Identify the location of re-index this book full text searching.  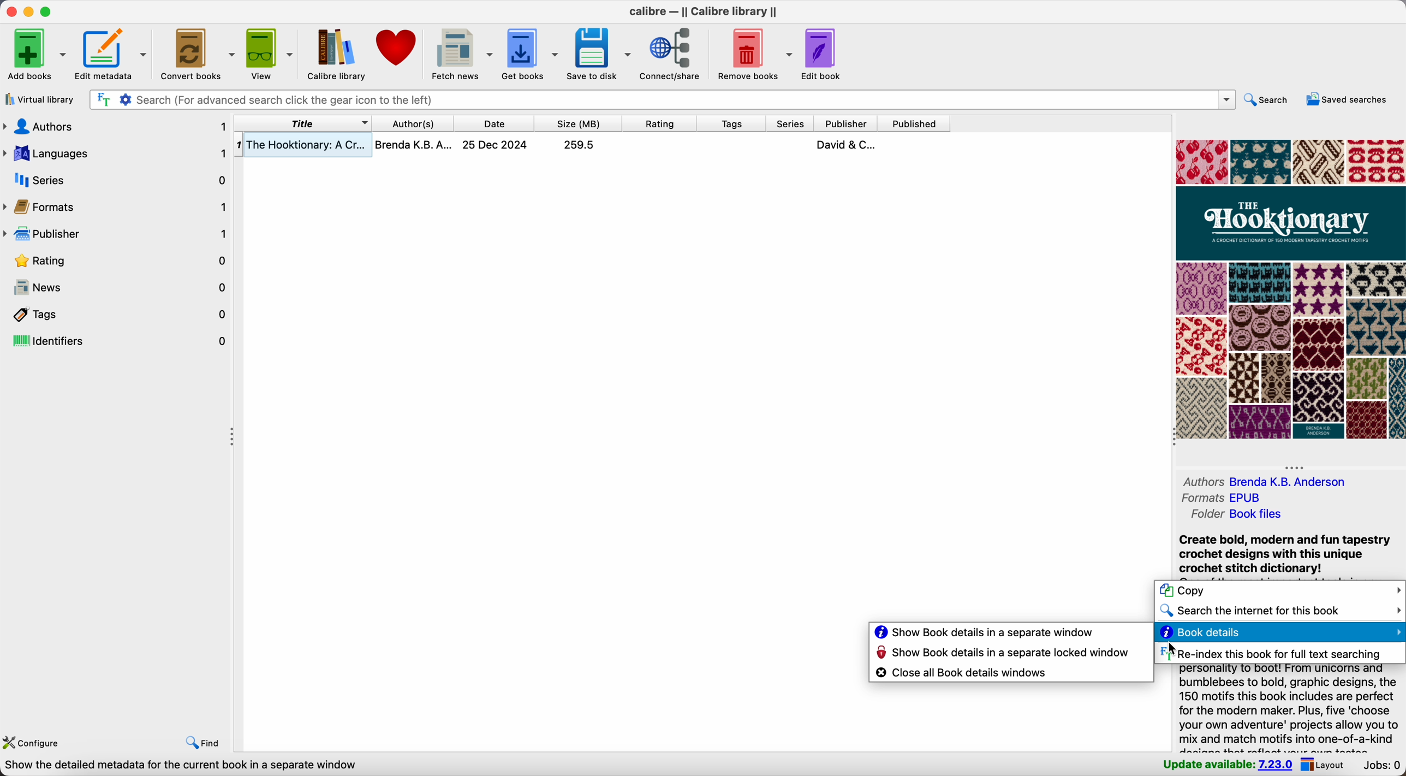
(1269, 653).